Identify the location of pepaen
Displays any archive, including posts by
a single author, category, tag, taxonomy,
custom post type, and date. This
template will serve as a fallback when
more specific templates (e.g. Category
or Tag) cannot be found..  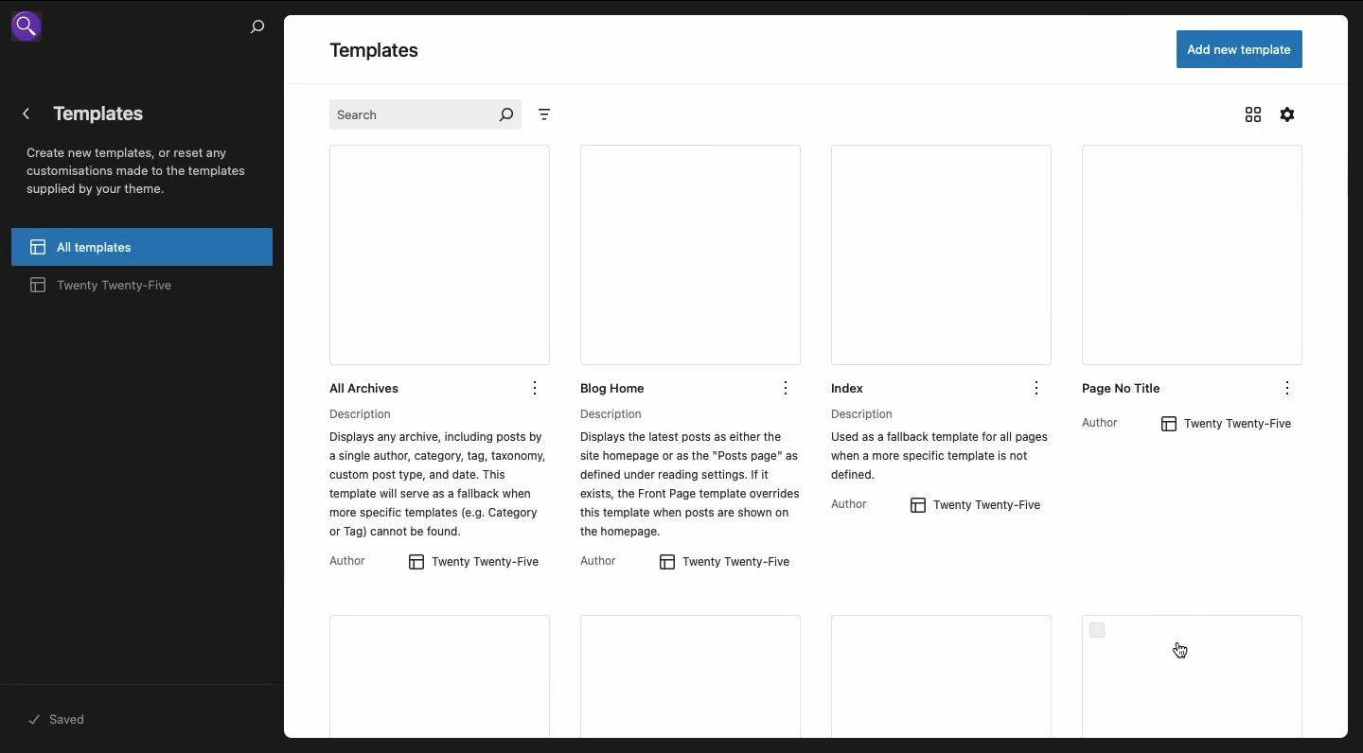
(433, 476).